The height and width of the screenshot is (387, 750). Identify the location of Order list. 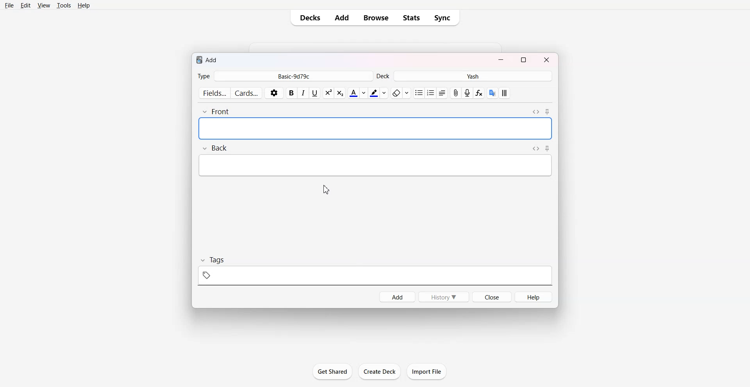
(431, 93).